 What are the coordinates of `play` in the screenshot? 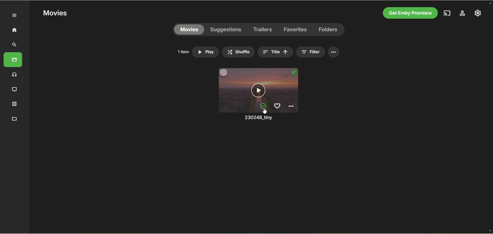 It's located at (206, 52).